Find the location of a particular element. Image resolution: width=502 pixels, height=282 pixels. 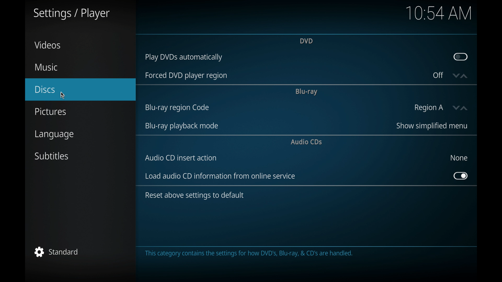

dvd is located at coordinates (306, 40).